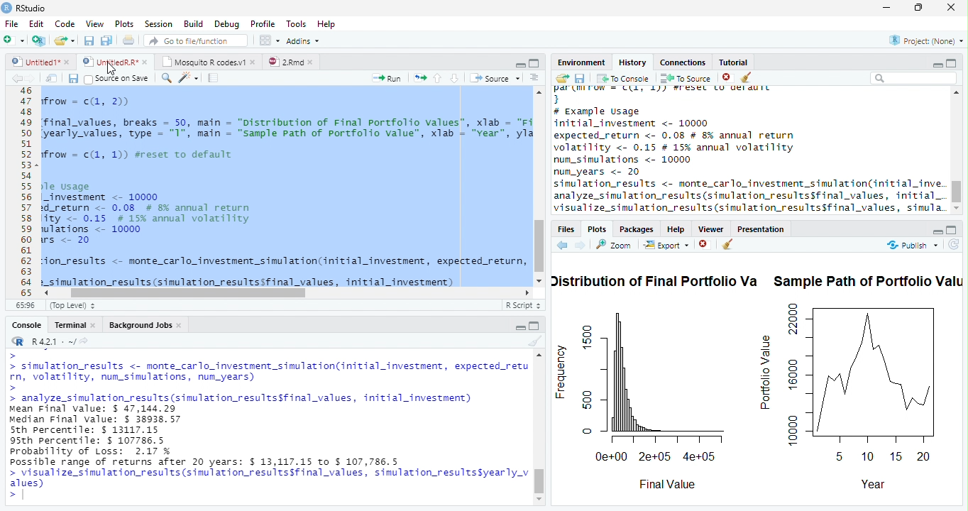  What do you see at coordinates (642, 388) in the screenshot?
I see `Frequency Chart` at bounding box center [642, 388].